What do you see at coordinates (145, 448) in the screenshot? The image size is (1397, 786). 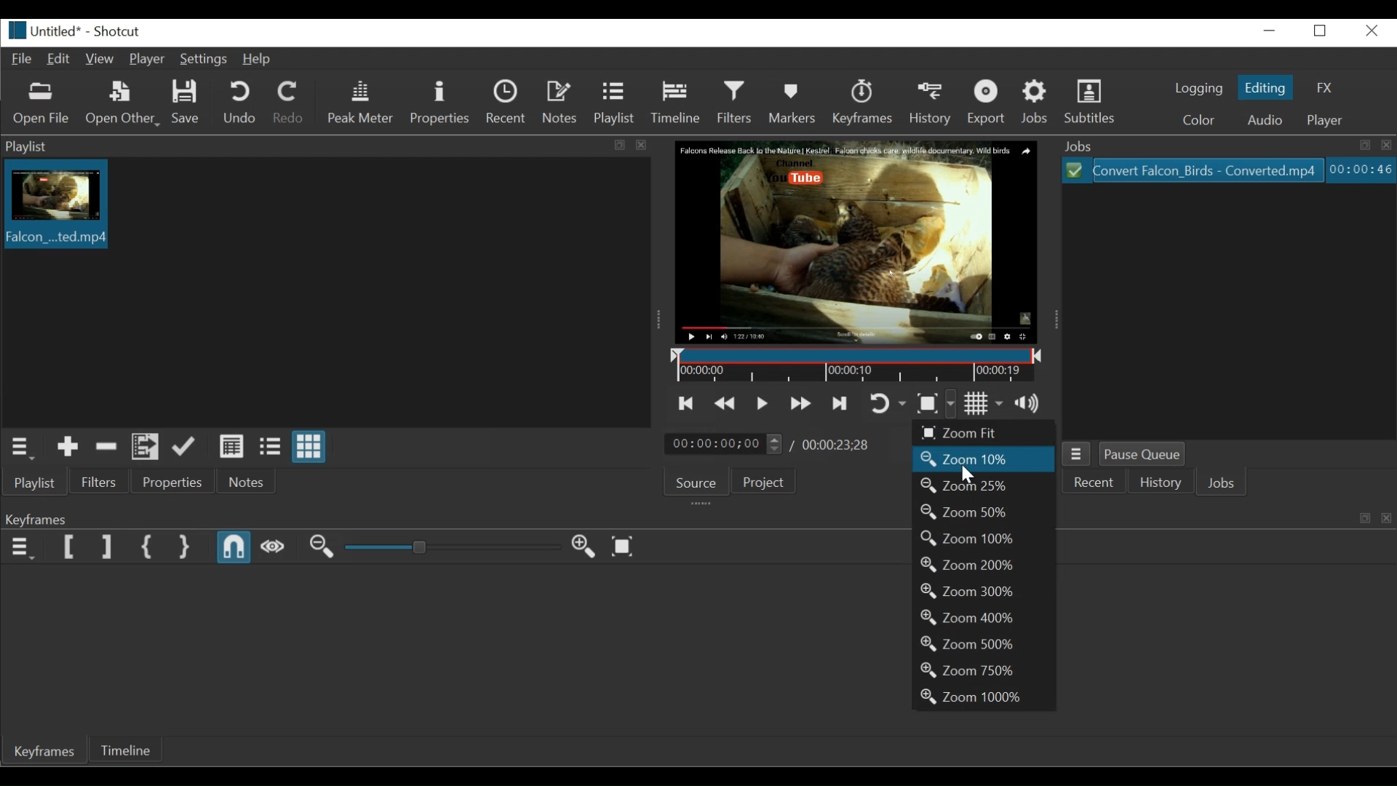 I see `Add files to playlist` at bounding box center [145, 448].